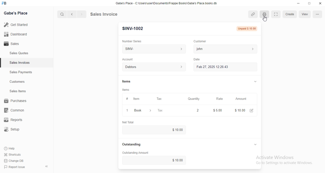 The width and height of the screenshot is (325, 173). What do you see at coordinates (225, 67) in the screenshot?
I see `feb 27, 2025 12:26:43` at bounding box center [225, 67].